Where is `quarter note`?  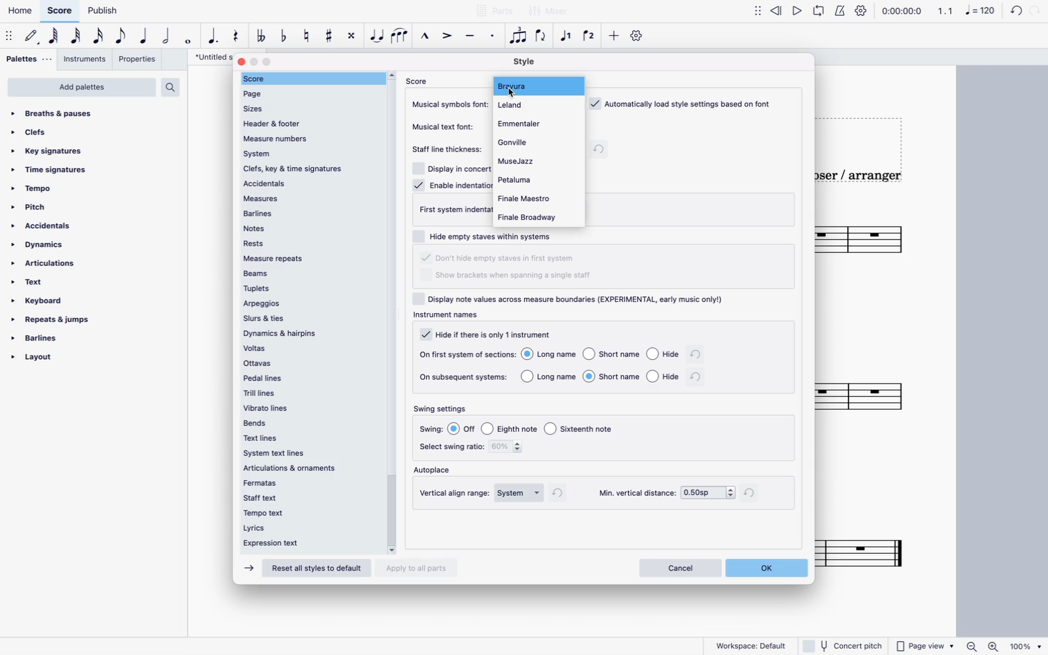 quarter note is located at coordinates (147, 39).